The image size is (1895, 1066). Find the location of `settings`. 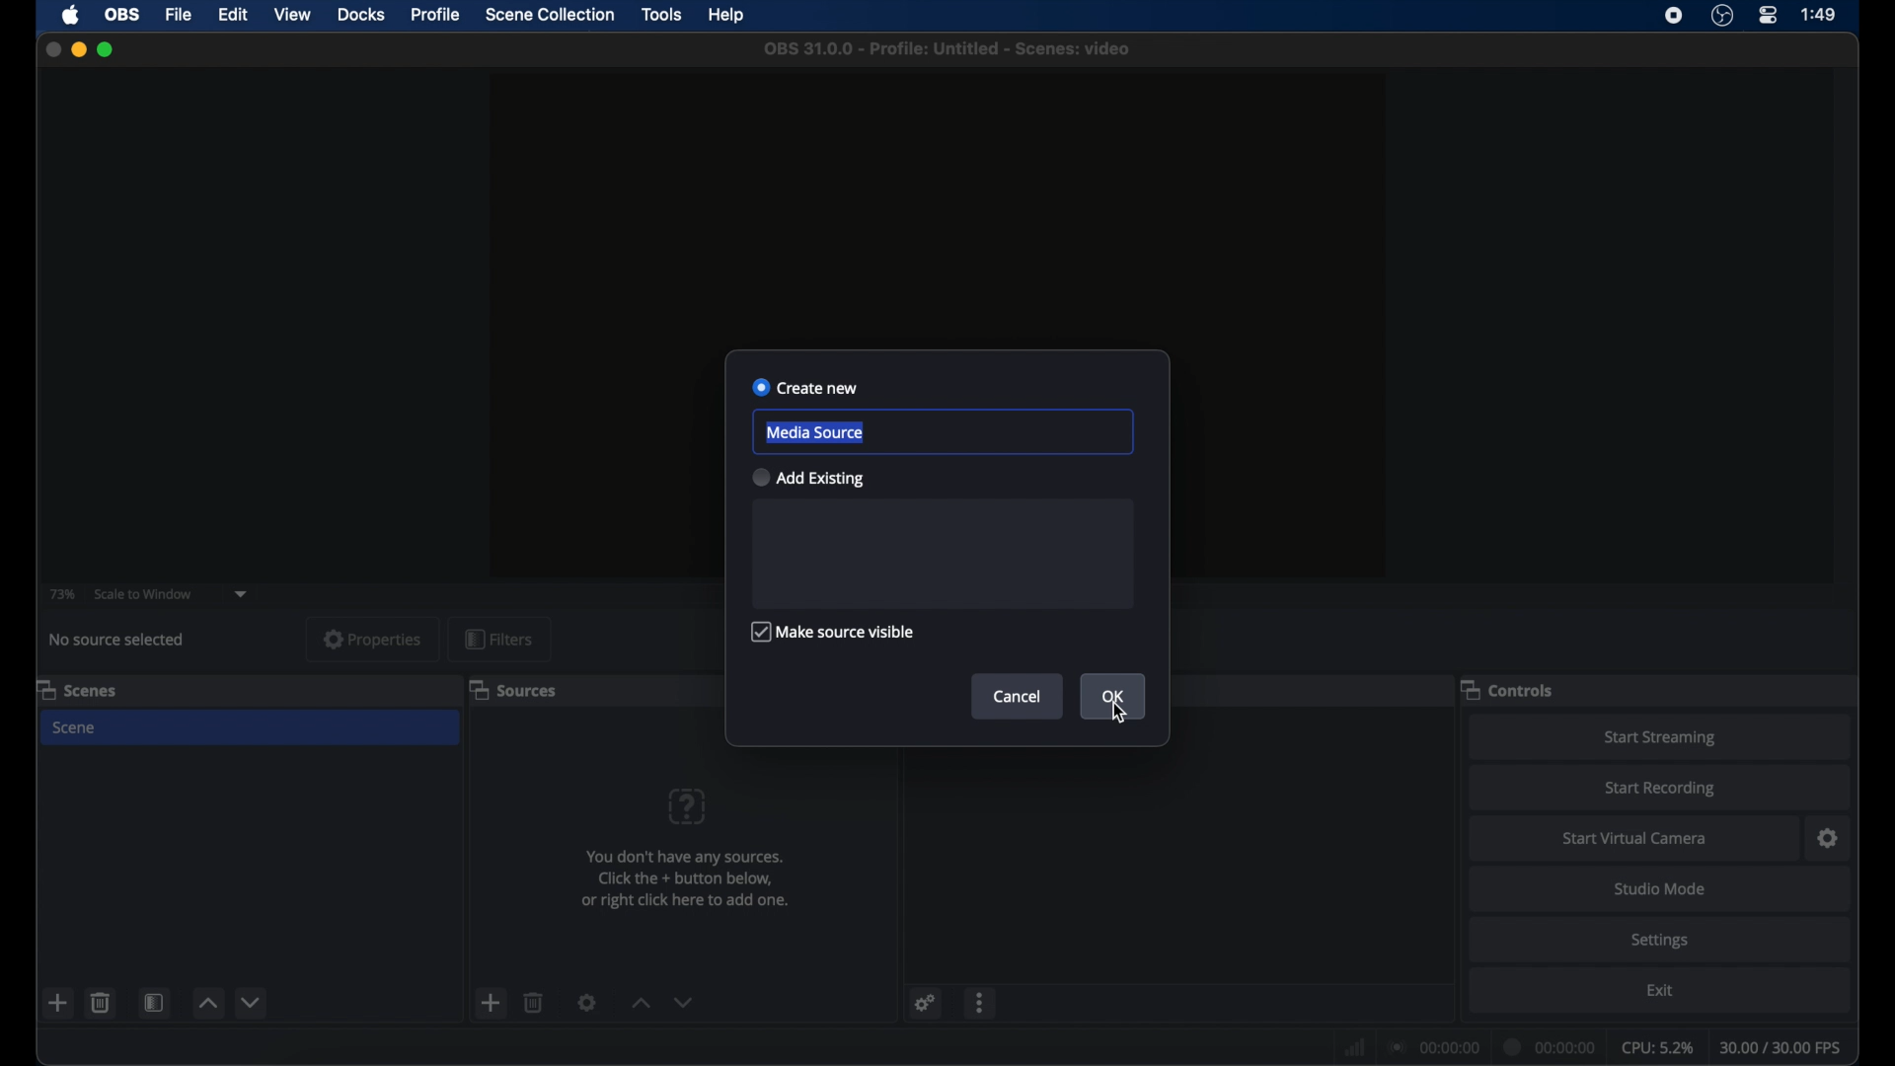

settings is located at coordinates (1662, 942).